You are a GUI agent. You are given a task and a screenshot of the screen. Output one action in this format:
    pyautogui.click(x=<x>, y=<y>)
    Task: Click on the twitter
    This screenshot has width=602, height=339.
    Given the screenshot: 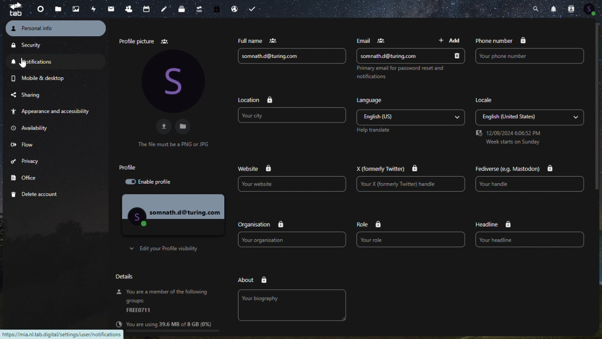 What is the action you would take?
    pyautogui.click(x=390, y=169)
    